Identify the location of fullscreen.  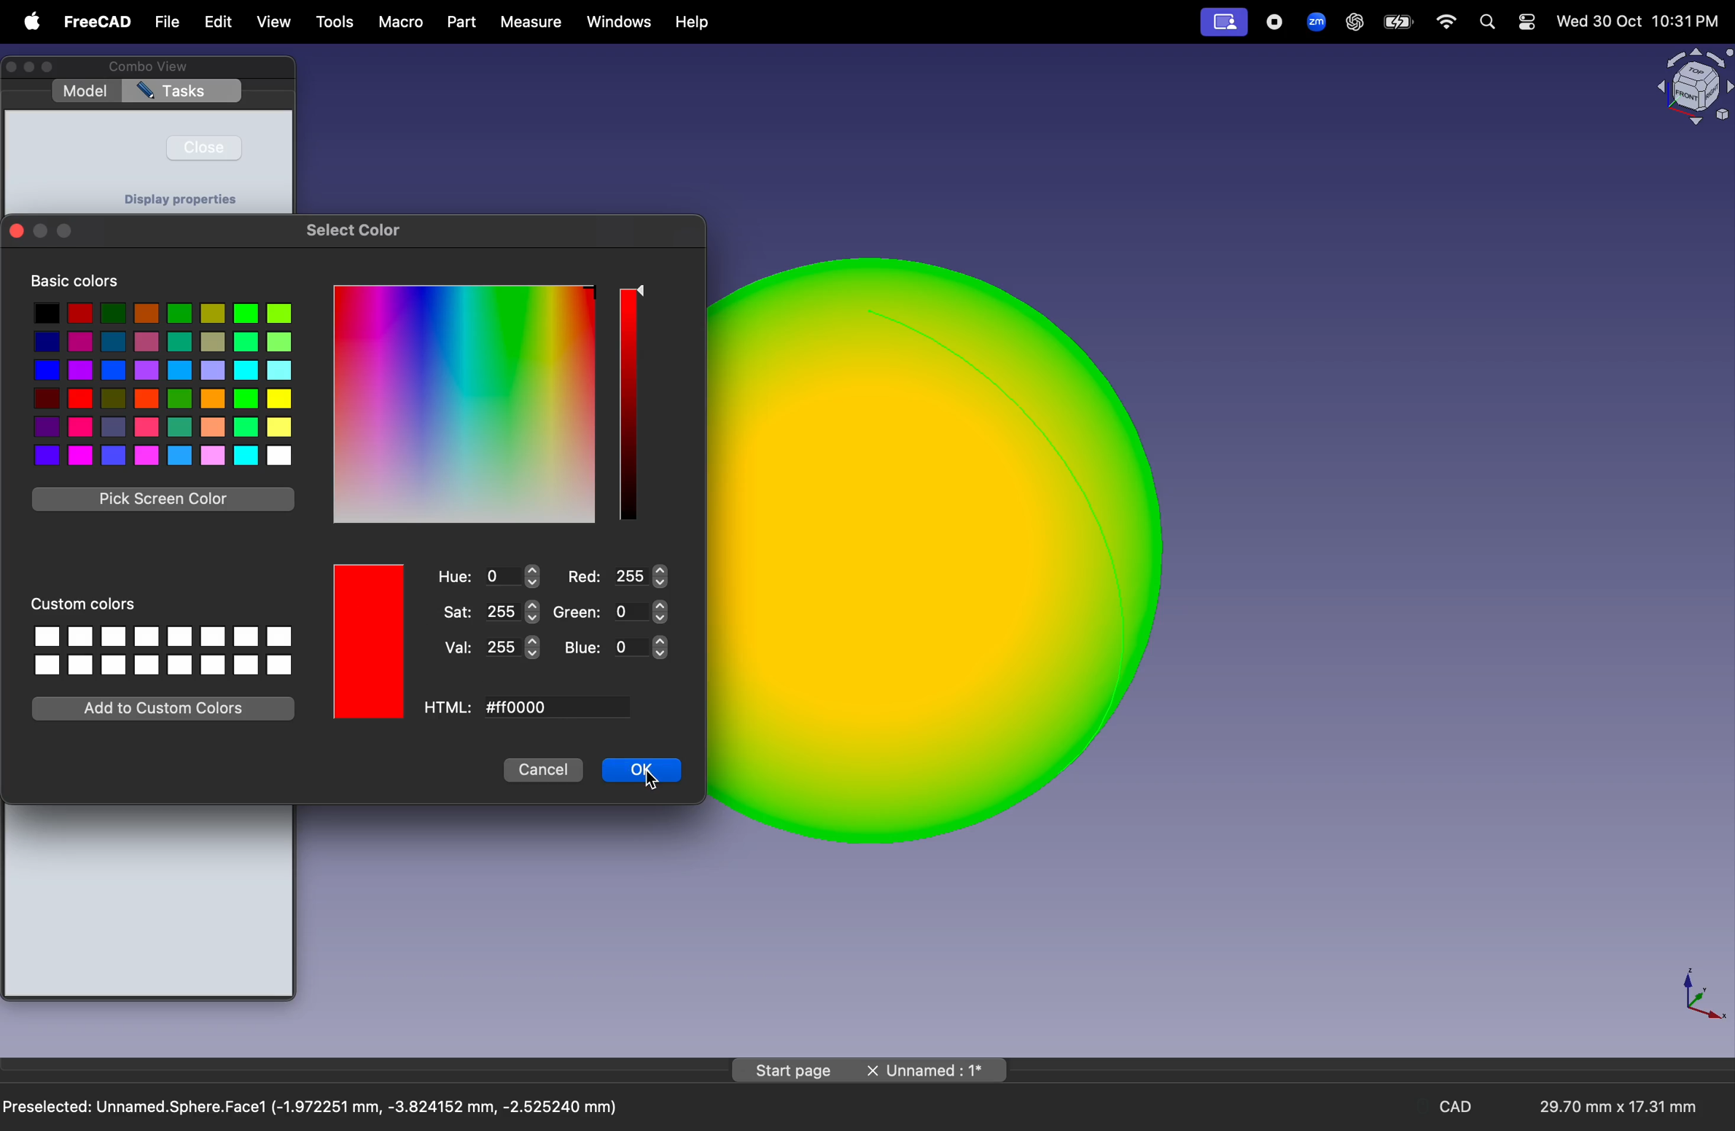
(64, 233).